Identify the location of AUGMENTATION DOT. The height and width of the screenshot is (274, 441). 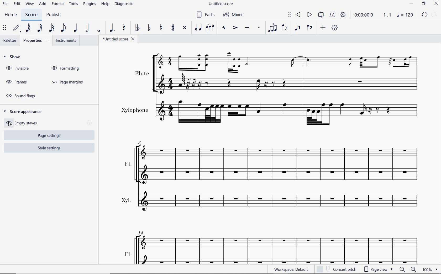
(111, 28).